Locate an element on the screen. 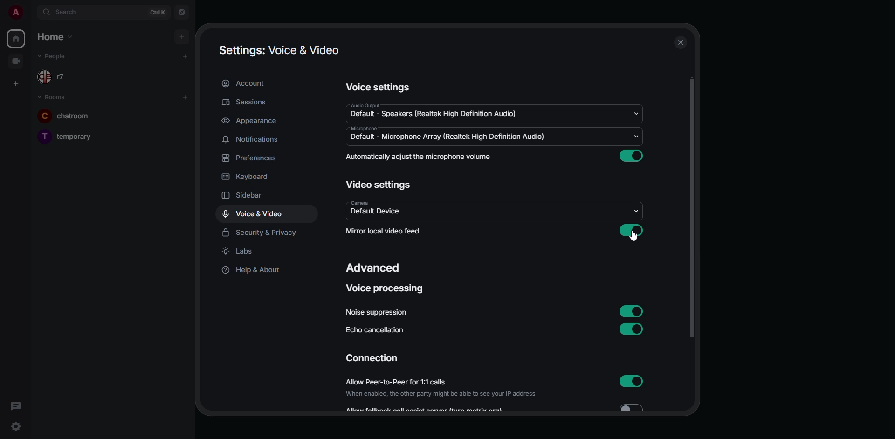 Image resolution: width=895 pixels, height=439 pixels. people is located at coordinates (59, 56).